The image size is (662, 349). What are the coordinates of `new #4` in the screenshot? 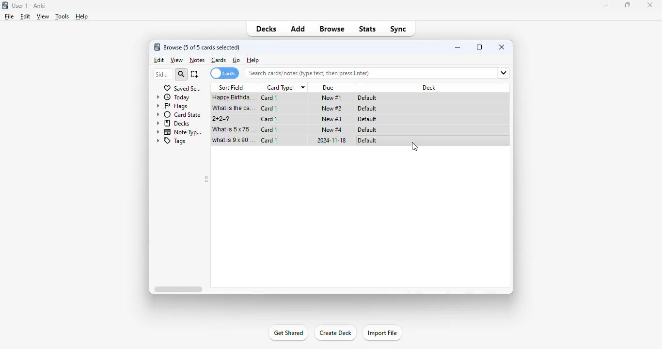 It's located at (332, 129).